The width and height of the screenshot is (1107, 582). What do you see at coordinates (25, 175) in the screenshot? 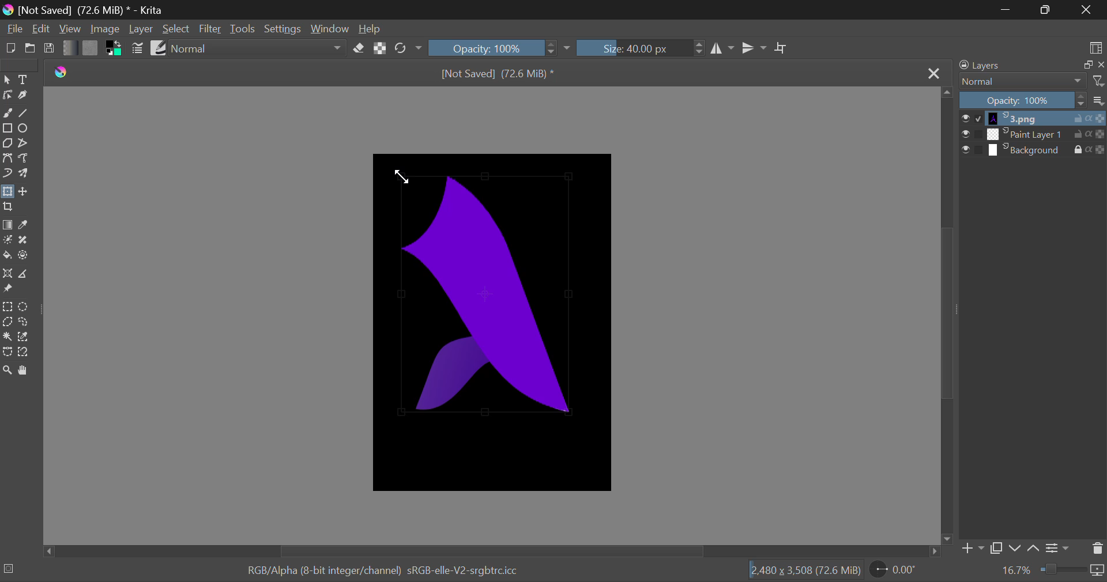
I see `Multibrush Tool` at bounding box center [25, 175].